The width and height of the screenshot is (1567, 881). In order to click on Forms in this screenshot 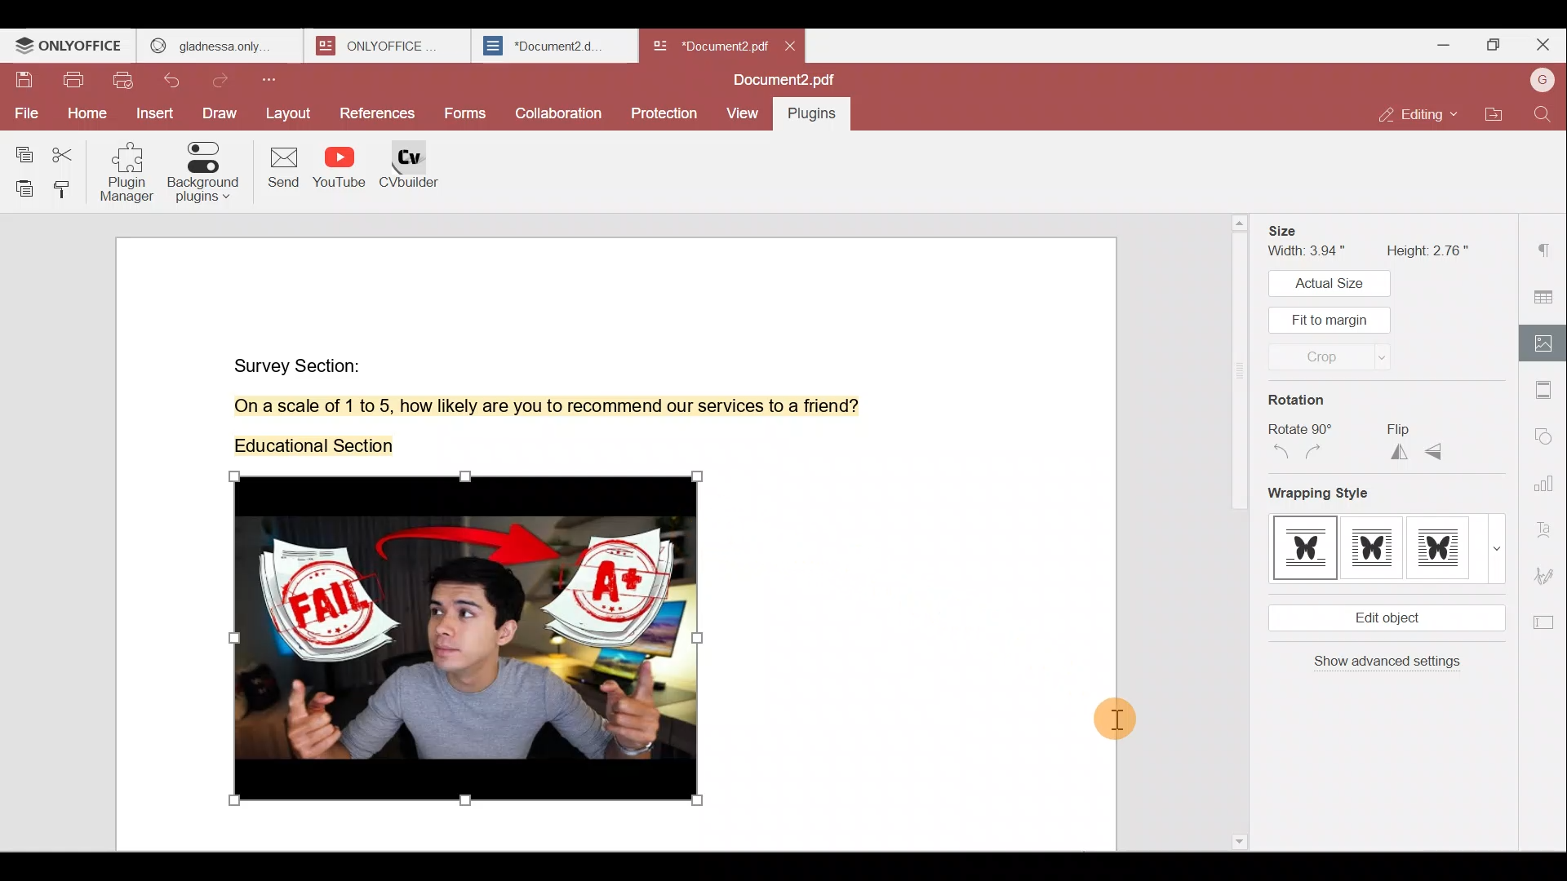, I will do `click(467, 114)`.